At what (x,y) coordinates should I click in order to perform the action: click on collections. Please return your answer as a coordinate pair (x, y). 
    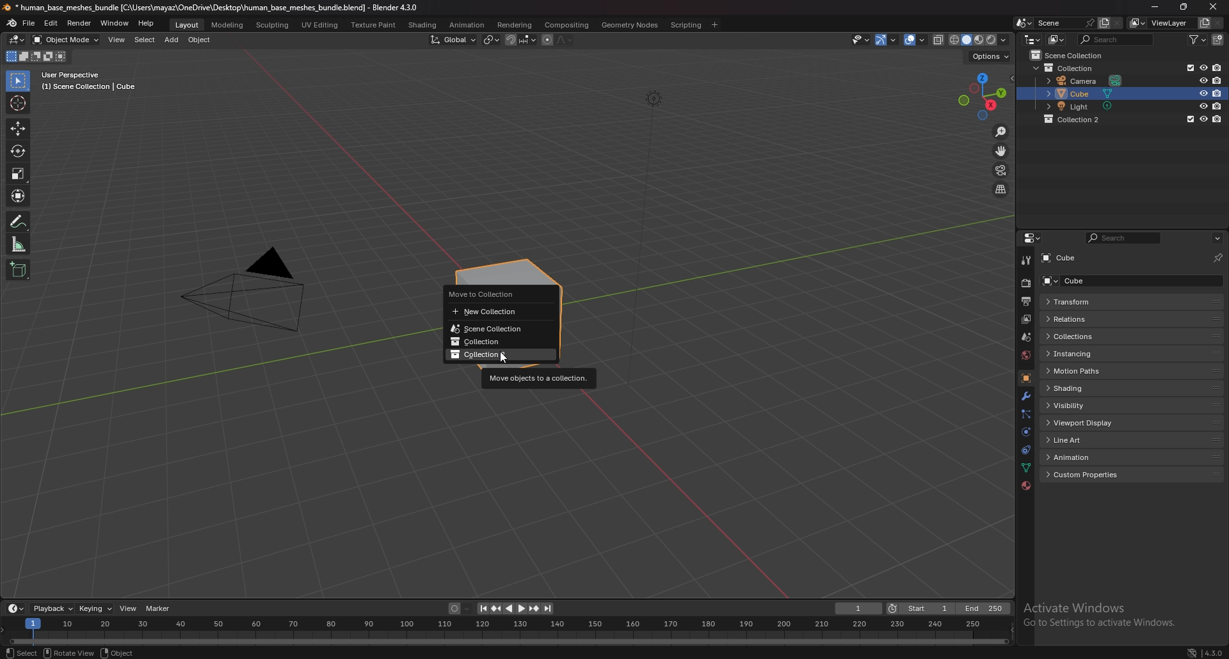
    Looking at the image, I should click on (1089, 337).